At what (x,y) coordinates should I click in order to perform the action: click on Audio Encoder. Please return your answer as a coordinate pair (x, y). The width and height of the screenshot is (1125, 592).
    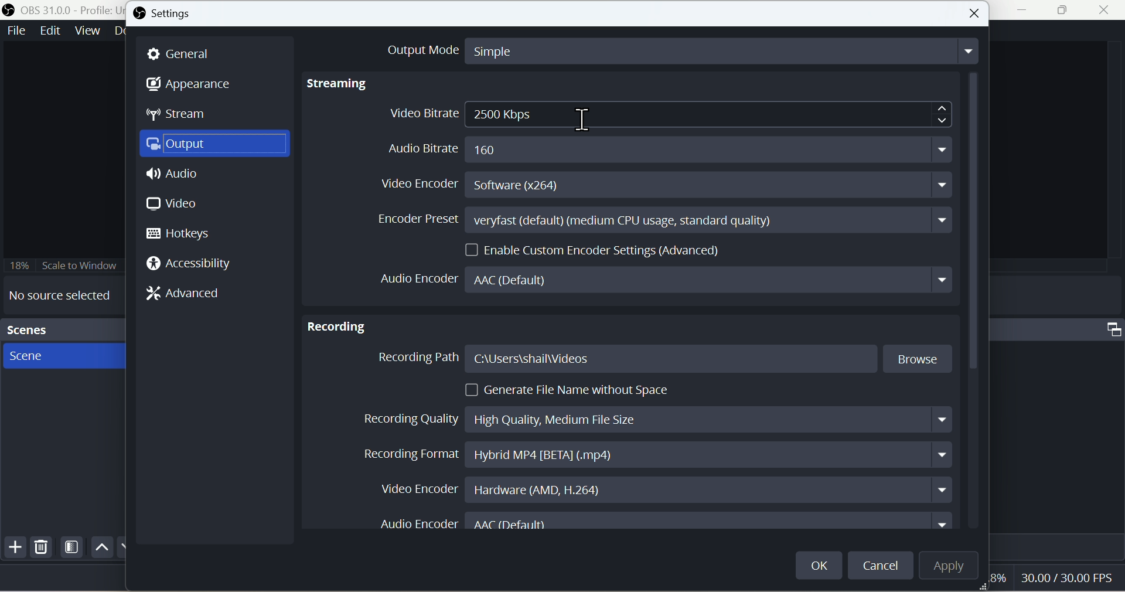
    Looking at the image, I should click on (664, 279).